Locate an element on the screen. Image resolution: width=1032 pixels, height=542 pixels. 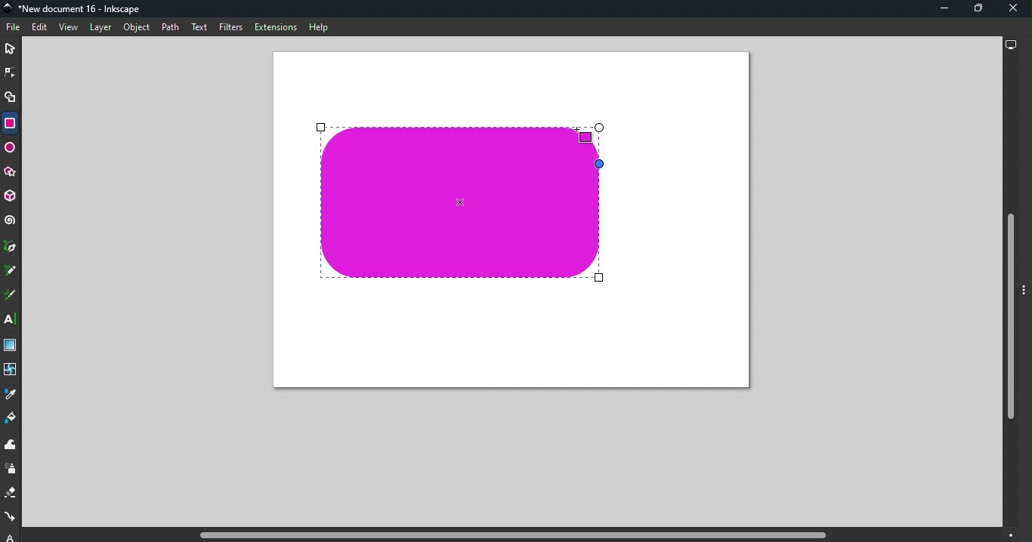
Connector tool is located at coordinates (11, 518).